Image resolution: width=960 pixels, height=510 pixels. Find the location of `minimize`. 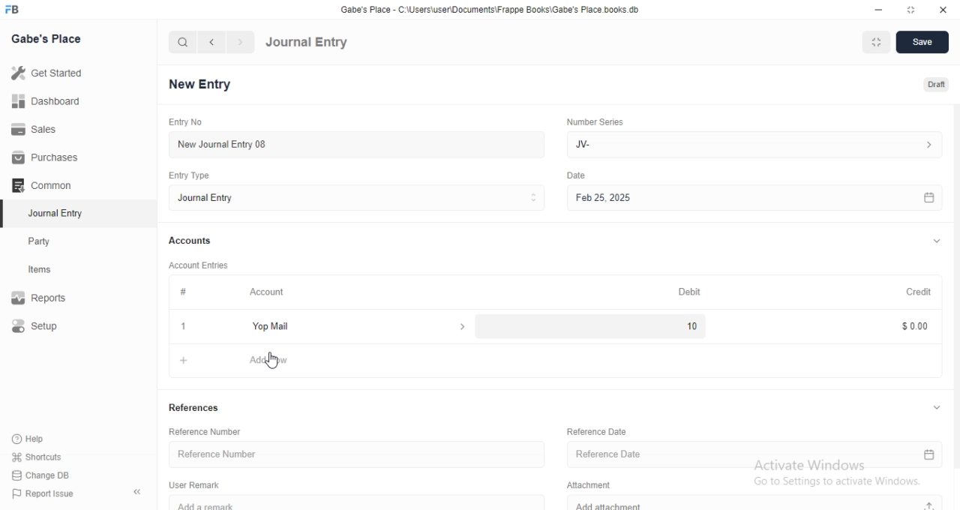

minimize is located at coordinates (880, 8).